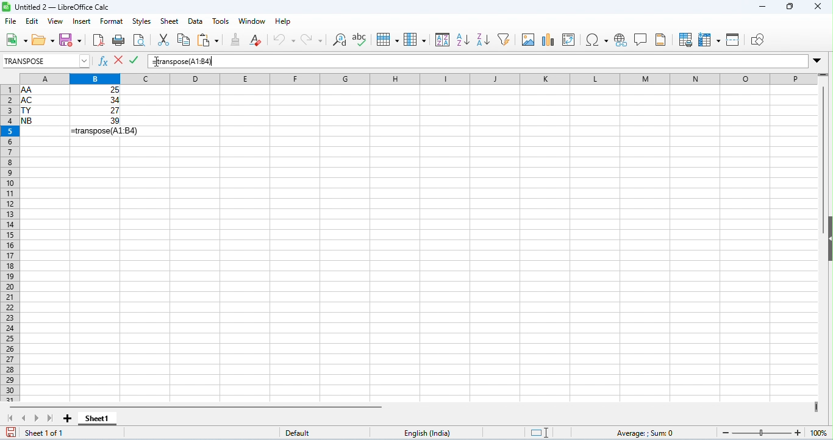 This screenshot has width=833, height=440. What do you see at coordinates (443, 40) in the screenshot?
I see `sort` at bounding box center [443, 40].